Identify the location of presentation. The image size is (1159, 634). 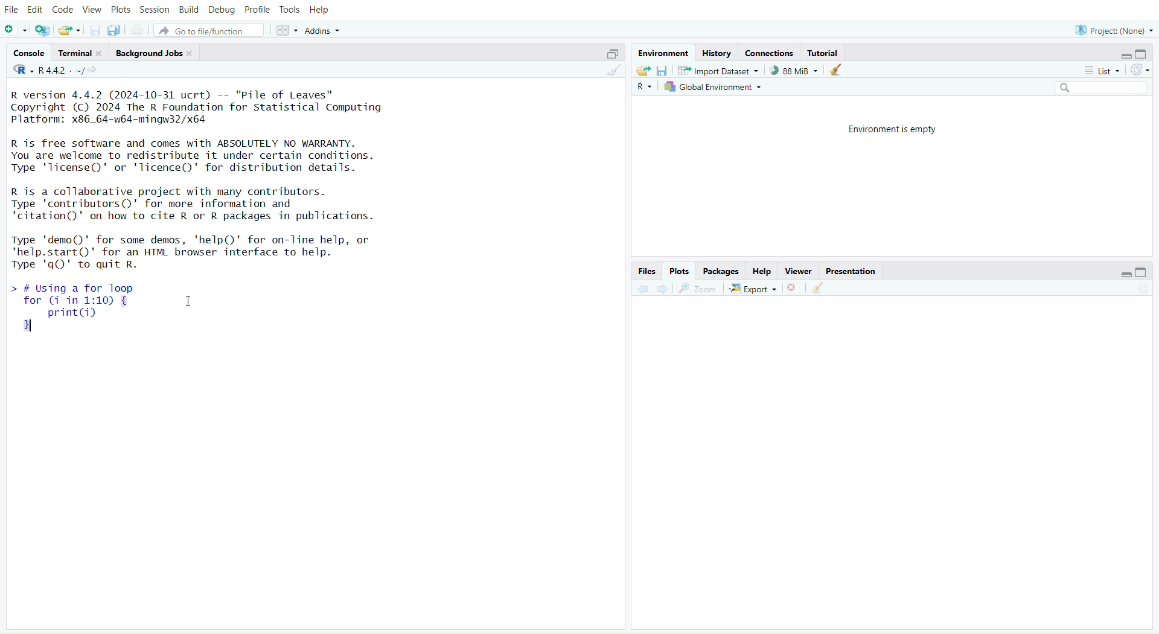
(852, 272).